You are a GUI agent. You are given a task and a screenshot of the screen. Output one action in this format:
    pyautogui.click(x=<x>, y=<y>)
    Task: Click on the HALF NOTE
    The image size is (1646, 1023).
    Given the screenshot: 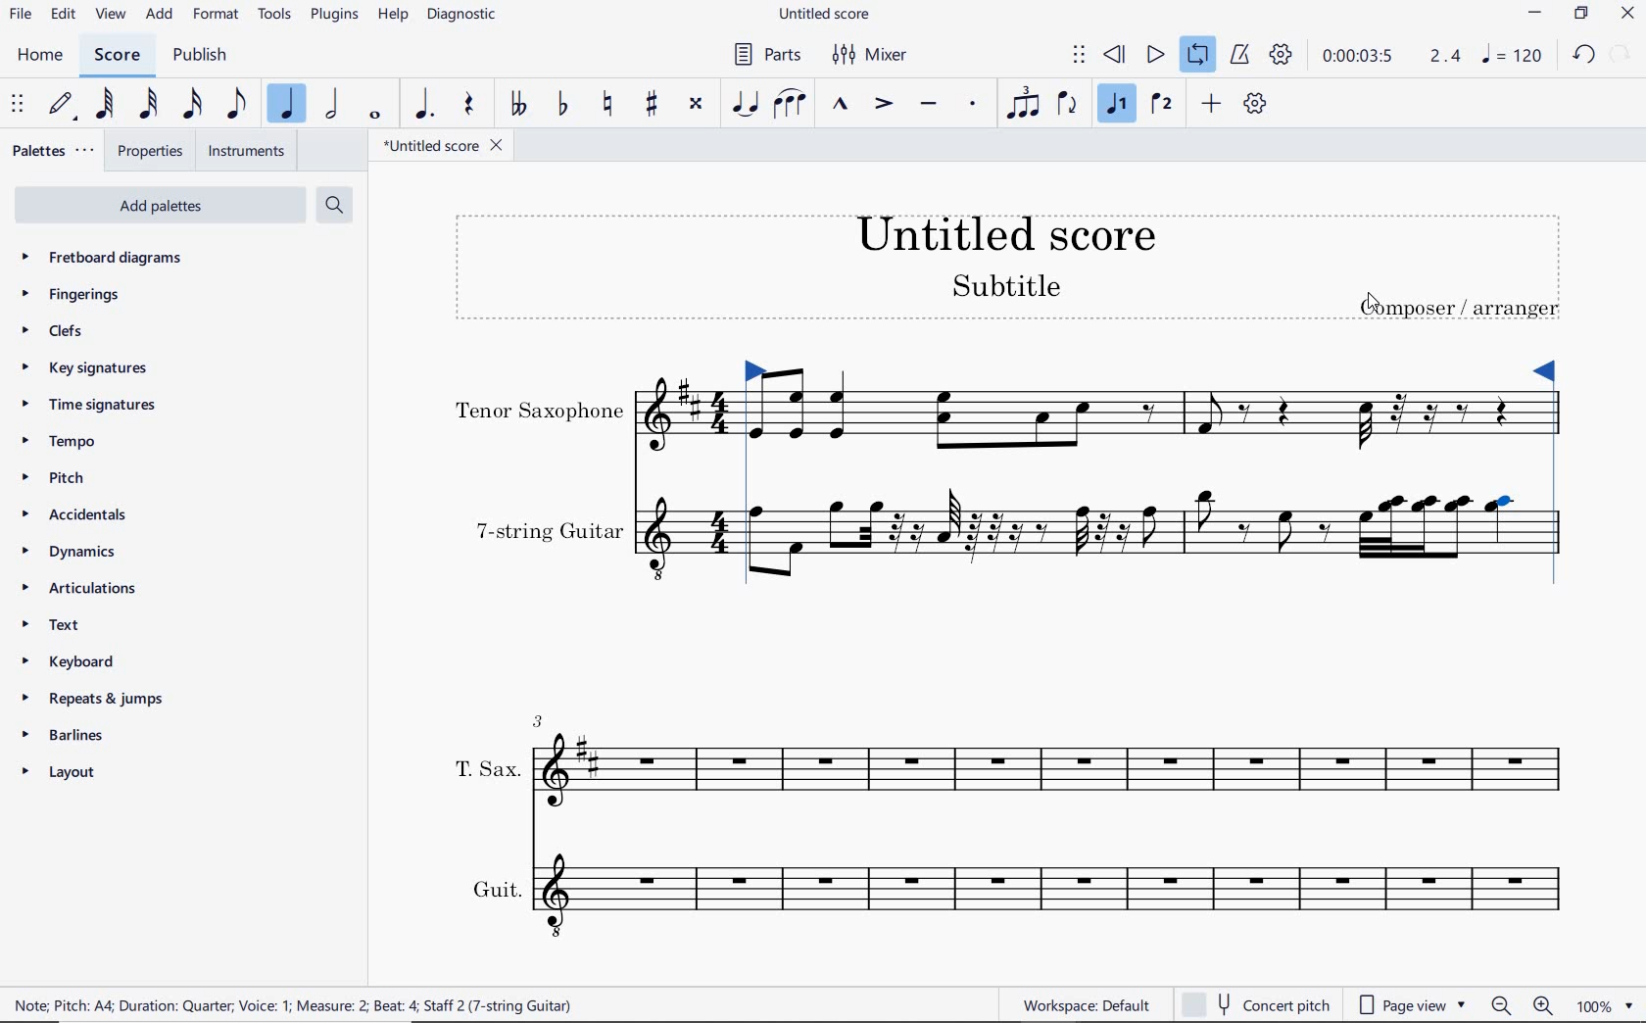 What is the action you would take?
    pyautogui.click(x=329, y=105)
    